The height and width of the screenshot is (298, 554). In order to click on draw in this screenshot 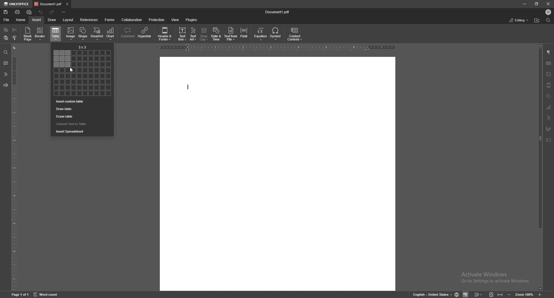, I will do `click(52, 20)`.